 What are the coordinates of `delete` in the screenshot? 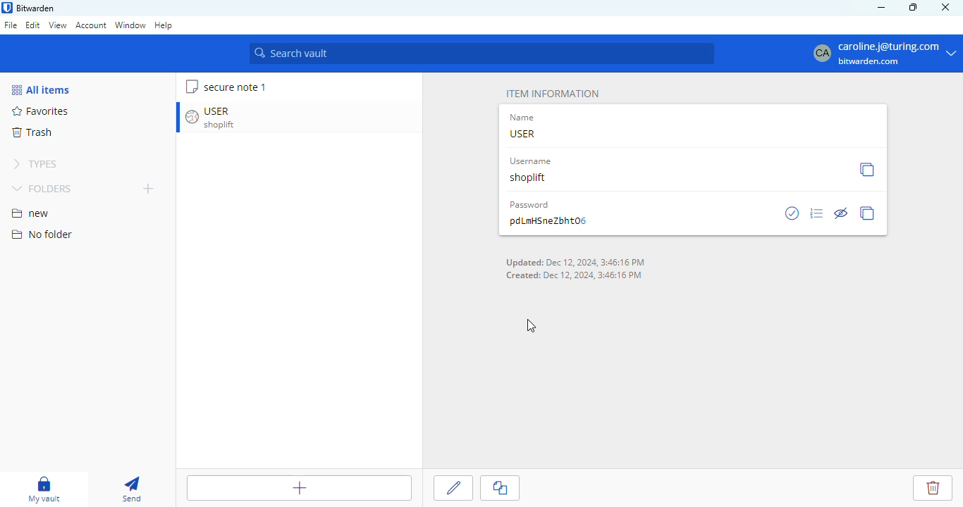 It's located at (932, 489).